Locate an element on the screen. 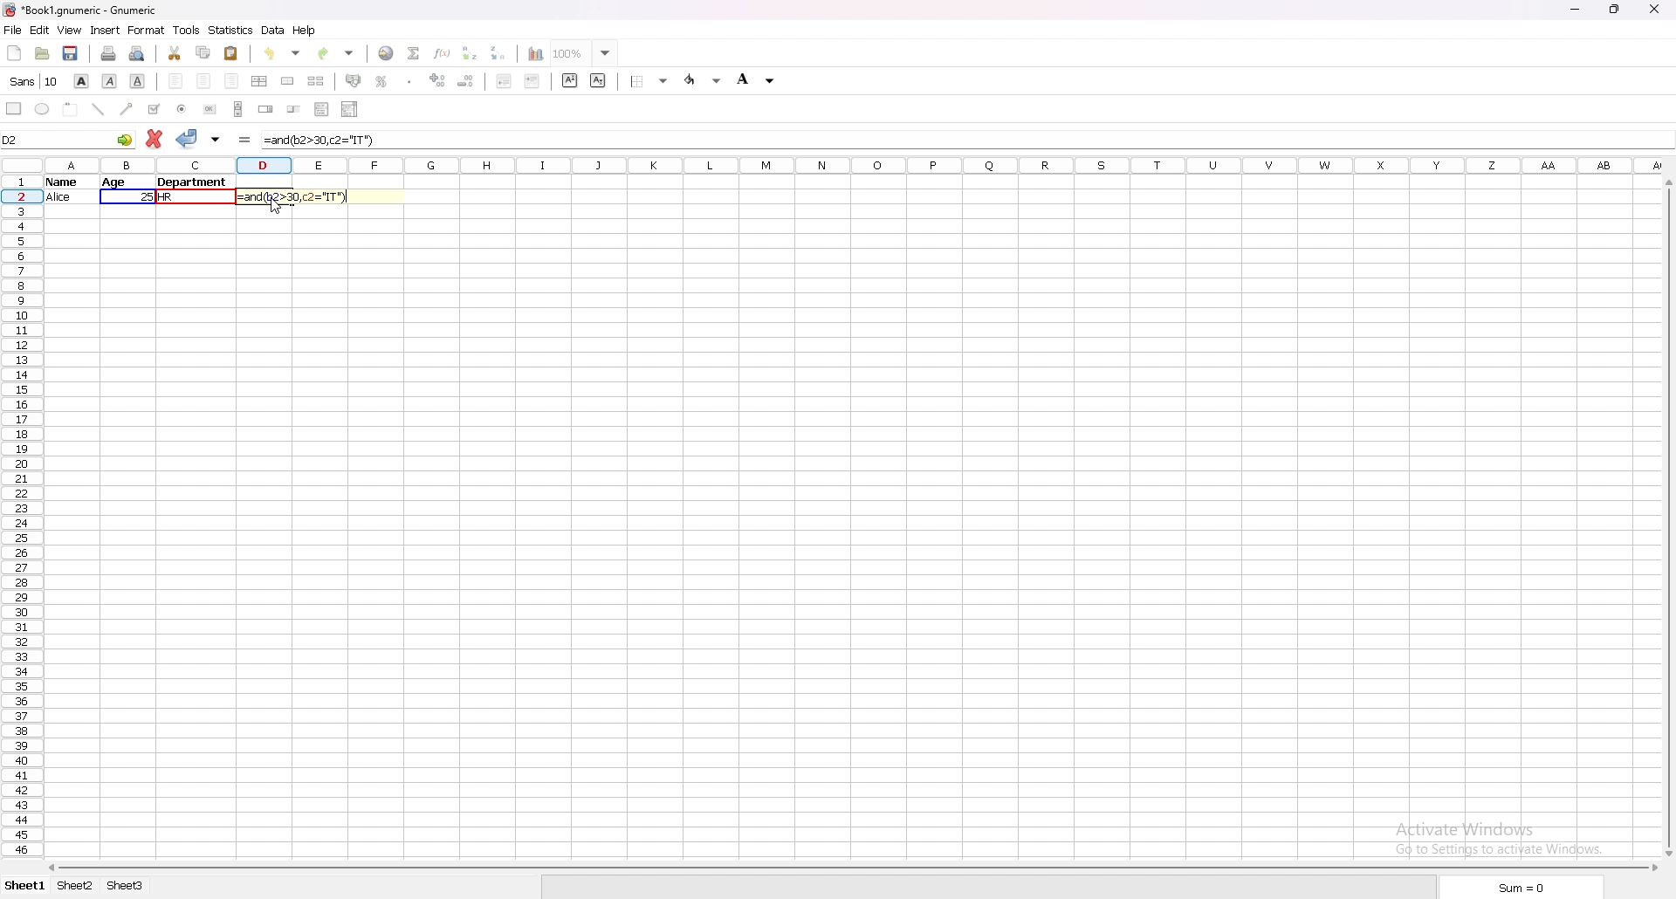 The width and height of the screenshot is (1676, 899). file name is located at coordinates (83, 10).